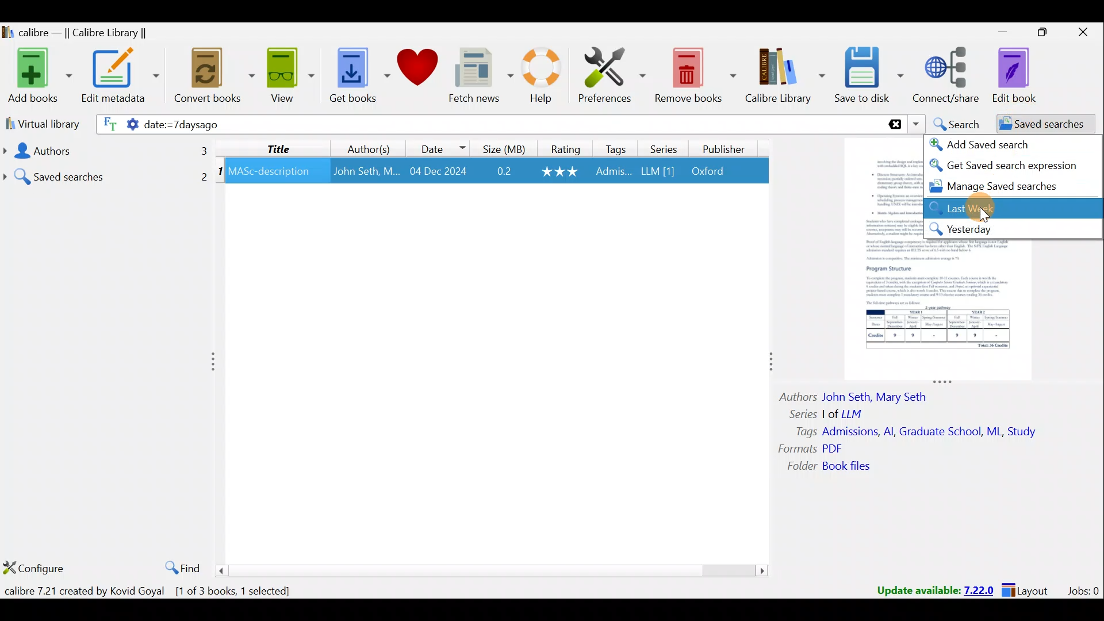 Image resolution: width=1104 pixels, height=621 pixels. Describe the element at coordinates (214, 364) in the screenshot. I see `adjust column to left` at that location.